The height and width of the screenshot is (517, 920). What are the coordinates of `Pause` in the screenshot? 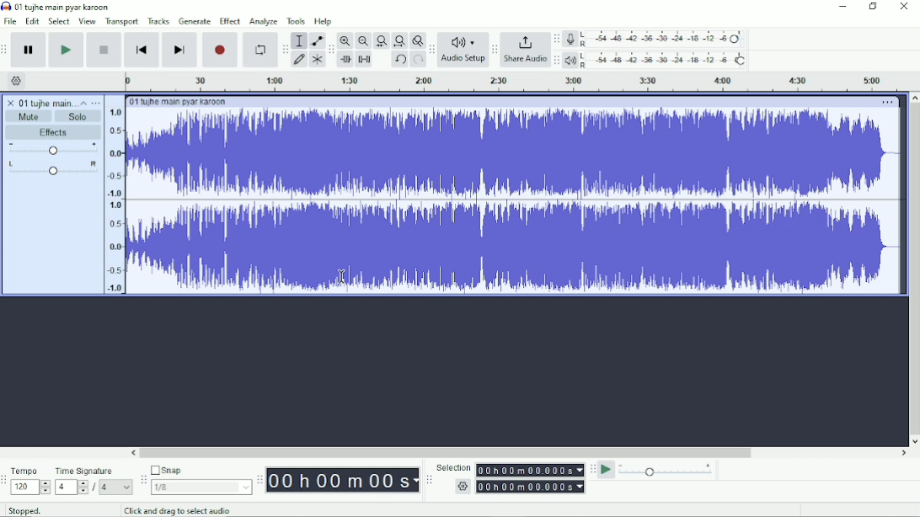 It's located at (29, 51).